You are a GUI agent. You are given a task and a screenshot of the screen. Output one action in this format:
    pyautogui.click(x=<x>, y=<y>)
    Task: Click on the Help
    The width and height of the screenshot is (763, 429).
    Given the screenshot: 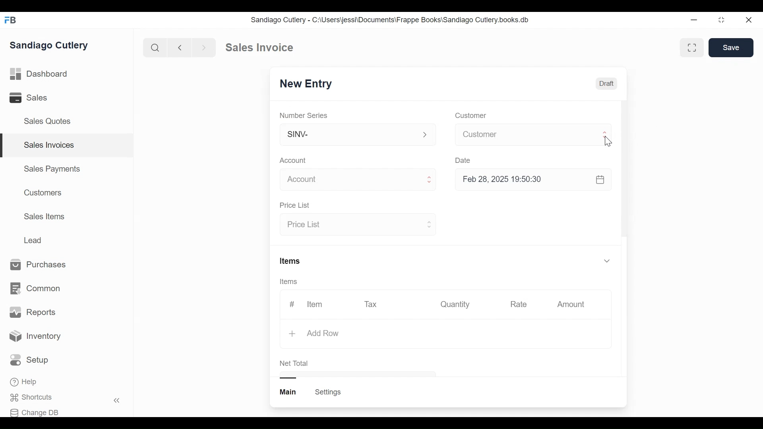 What is the action you would take?
    pyautogui.click(x=24, y=382)
    